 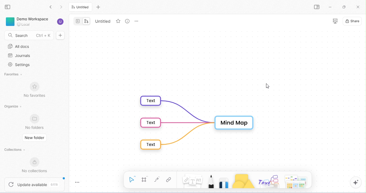 What do you see at coordinates (35, 138) in the screenshot?
I see `new folder` at bounding box center [35, 138].